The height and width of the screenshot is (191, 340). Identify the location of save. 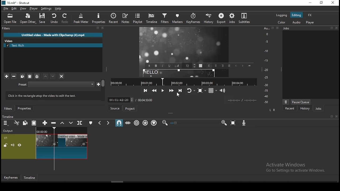
(42, 18).